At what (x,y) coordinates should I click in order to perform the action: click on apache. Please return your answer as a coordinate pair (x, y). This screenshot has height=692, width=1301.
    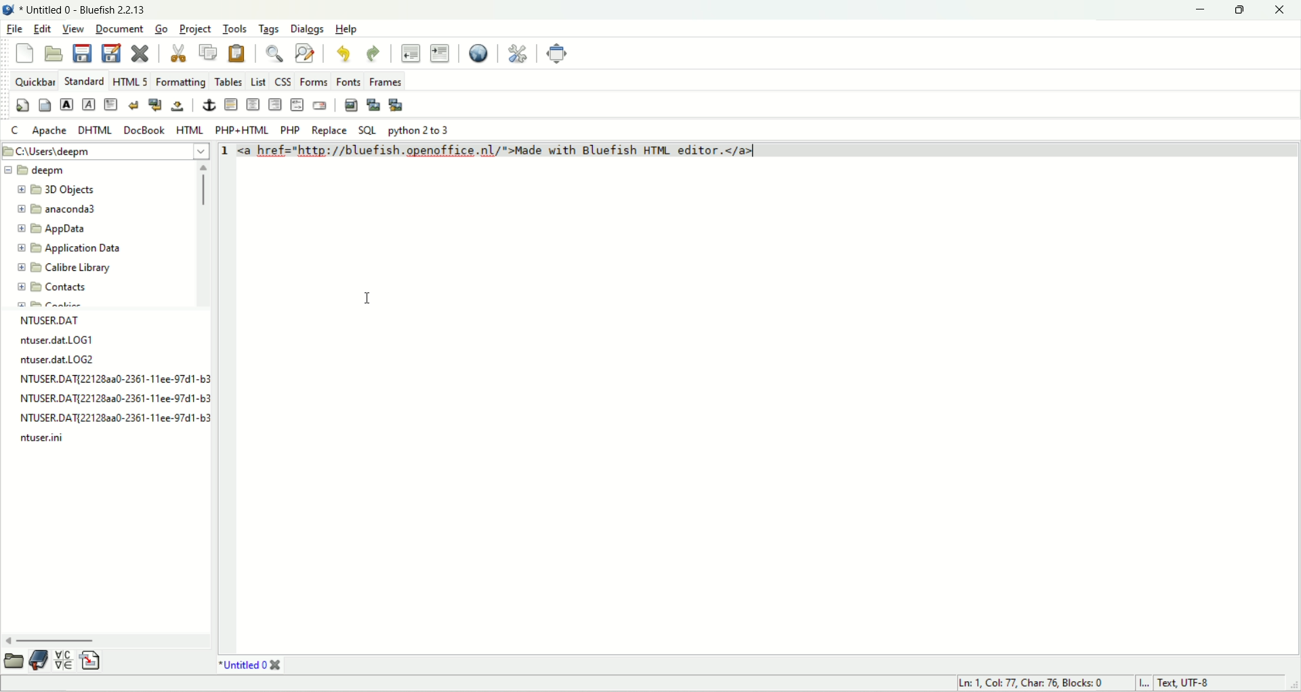
    Looking at the image, I should click on (49, 133).